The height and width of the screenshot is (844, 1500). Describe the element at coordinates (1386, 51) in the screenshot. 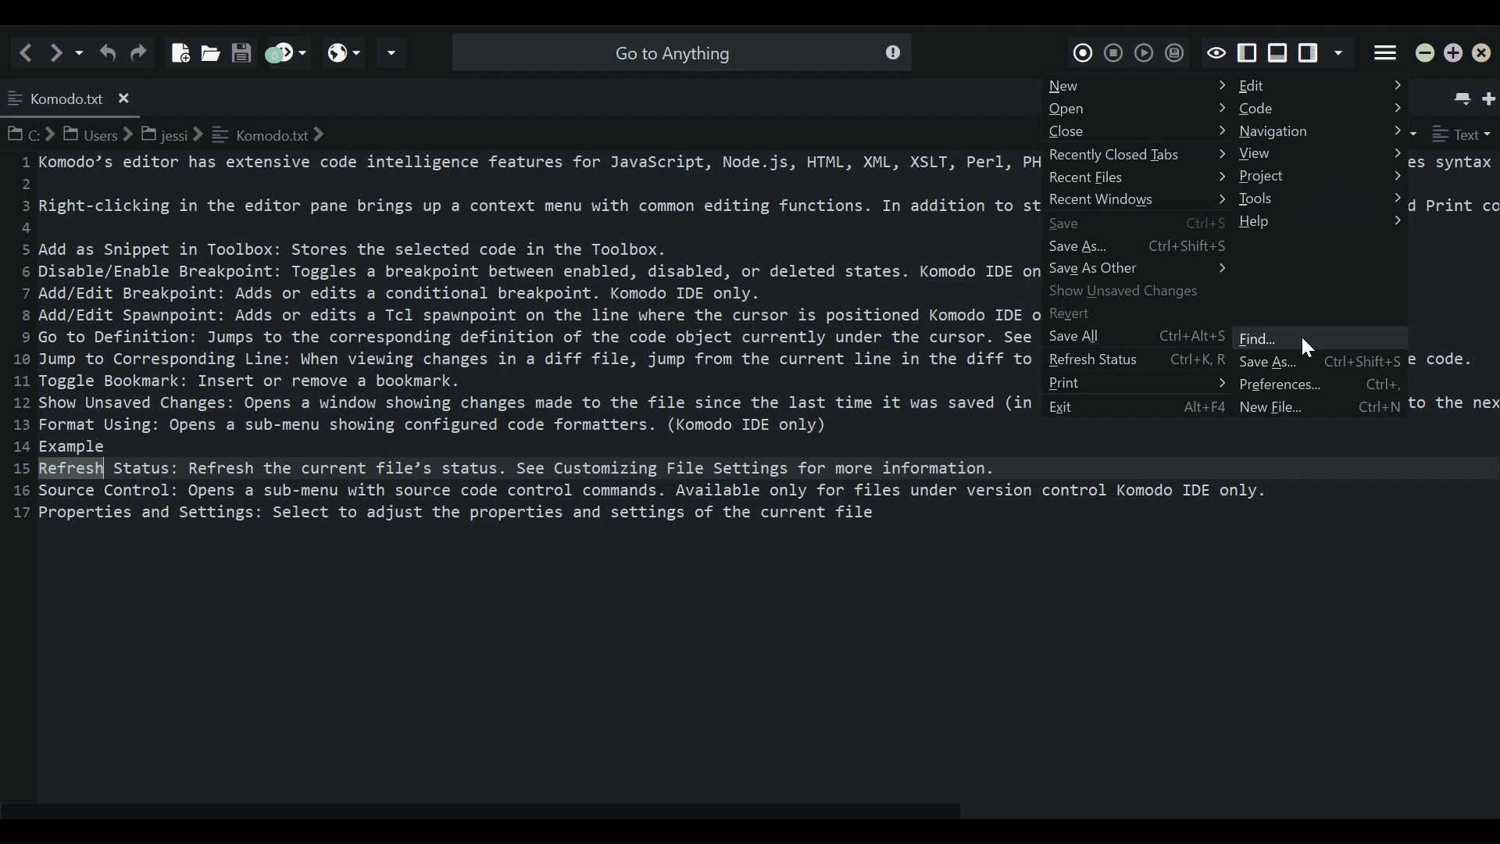

I see `Application menu` at that location.